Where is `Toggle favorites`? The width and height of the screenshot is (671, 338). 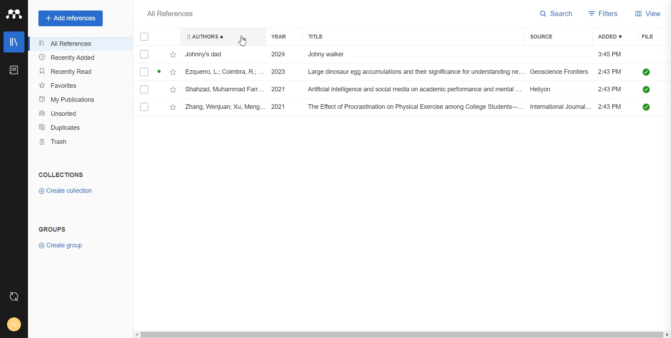 Toggle favorites is located at coordinates (173, 90).